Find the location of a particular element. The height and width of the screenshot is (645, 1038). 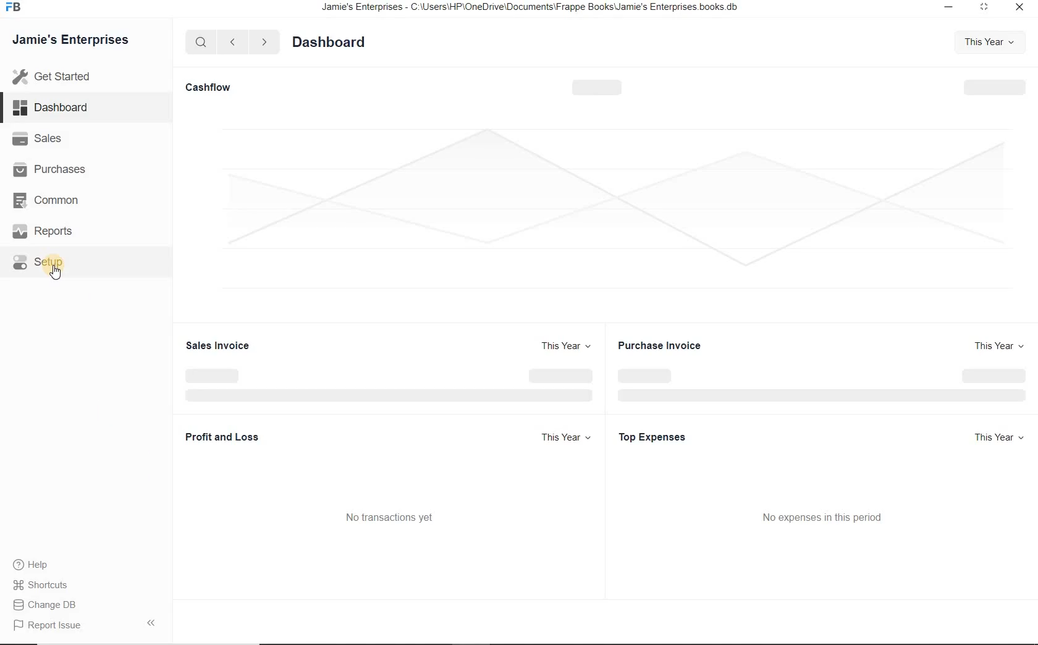

Dashboard is located at coordinates (64, 109).